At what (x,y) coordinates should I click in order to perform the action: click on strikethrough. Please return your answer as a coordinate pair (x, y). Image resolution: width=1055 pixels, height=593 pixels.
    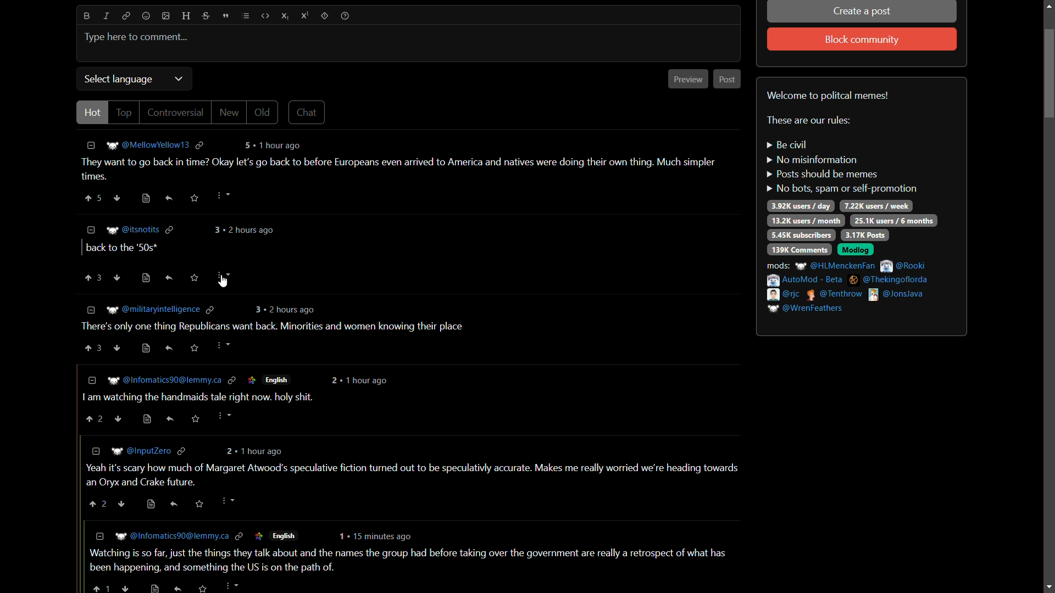
    Looking at the image, I should click on (204, 16).